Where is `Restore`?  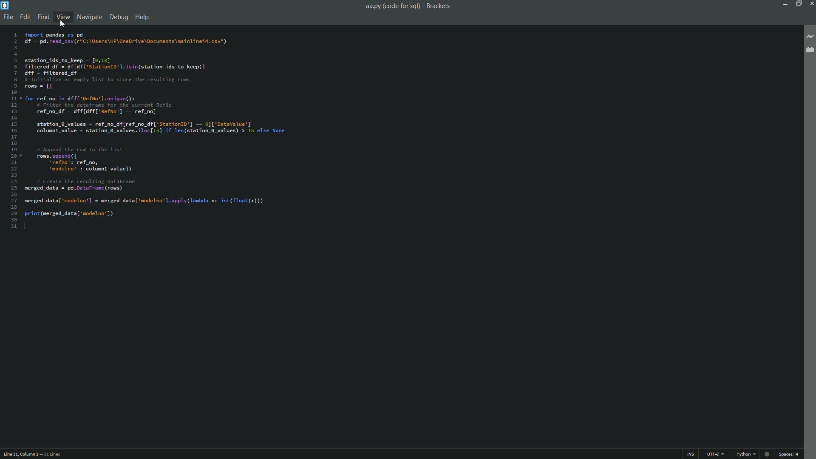 Restore is located at coordinates (799, 3).